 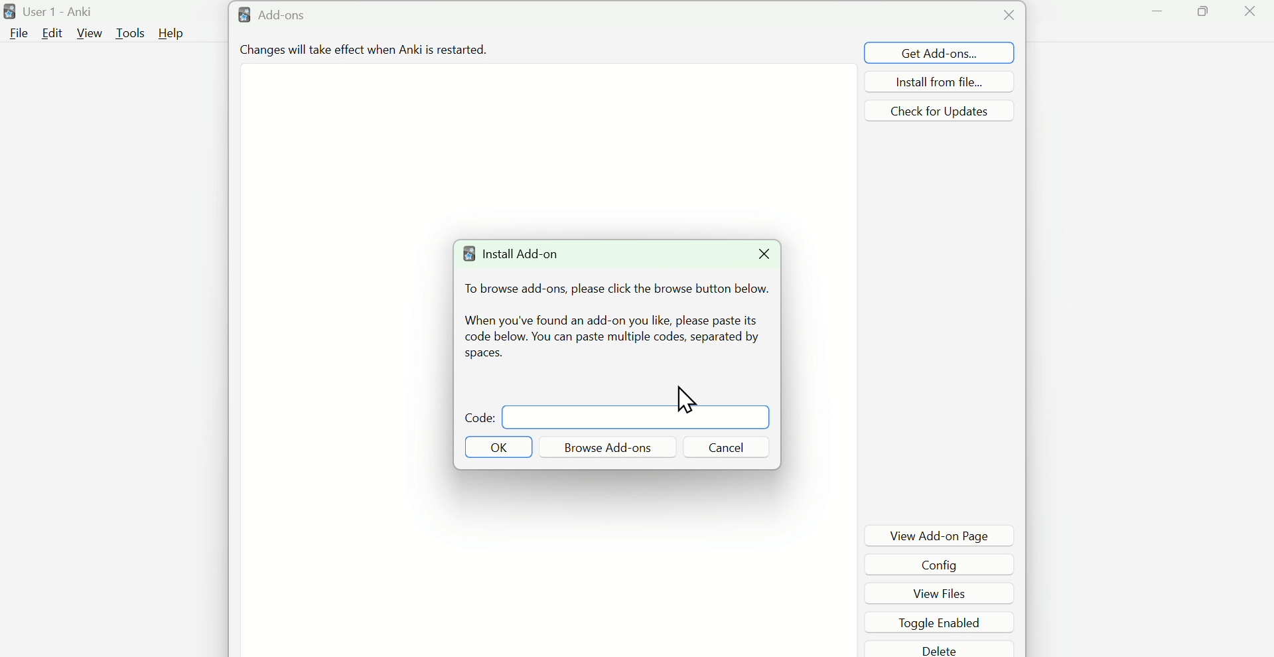 I want to click on Close, so click(x=760, y=255).